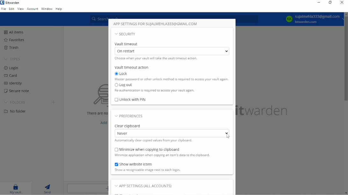  I want to click on App settings (all accounts), so click(143, 186).